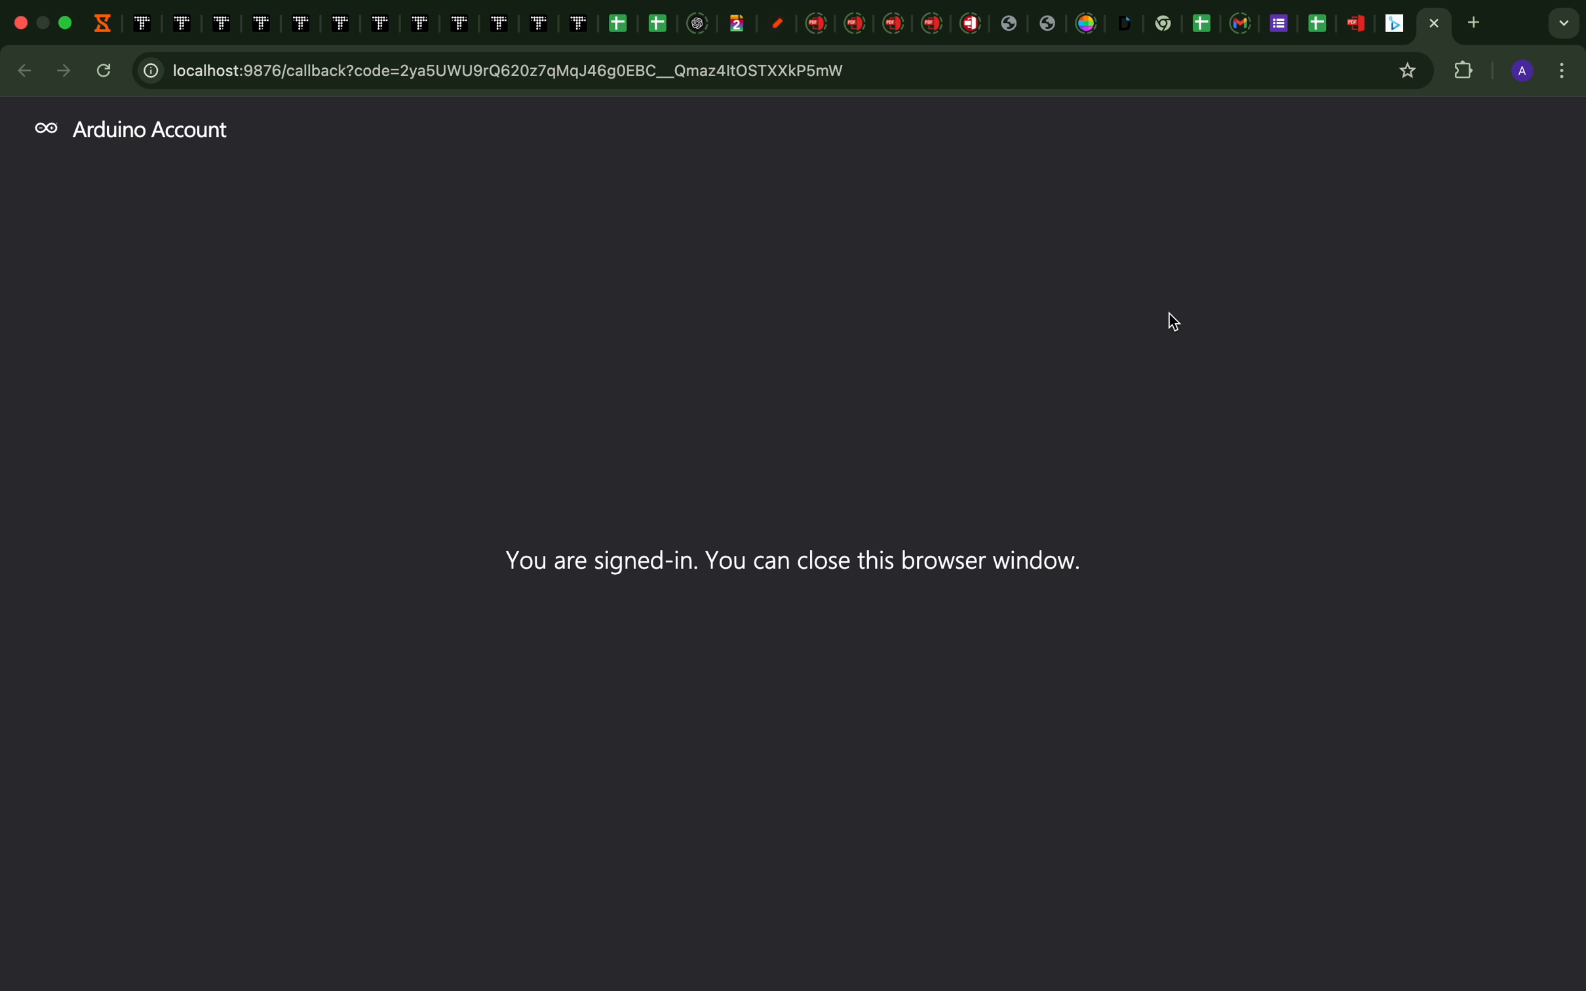  Describe the element at coordinates (796, 548) in the screenshot. I see `signed in successful pag` at that location.